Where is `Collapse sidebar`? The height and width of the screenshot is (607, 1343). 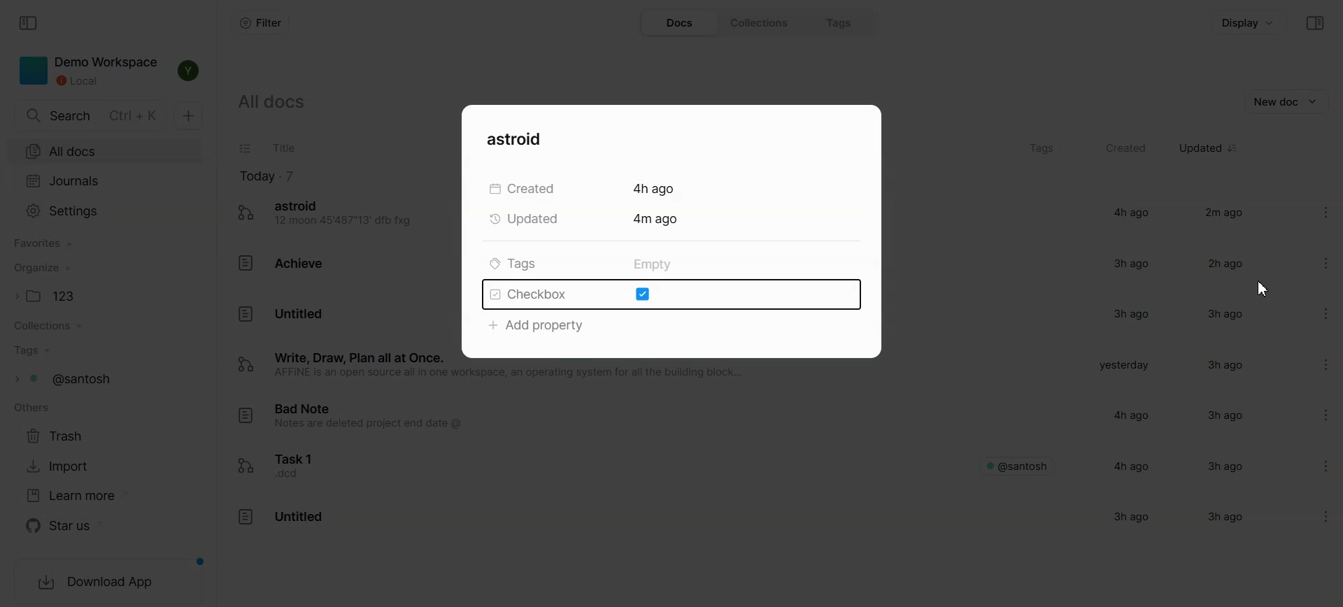
Collapse sidebar is located at coordinates (30, 23).